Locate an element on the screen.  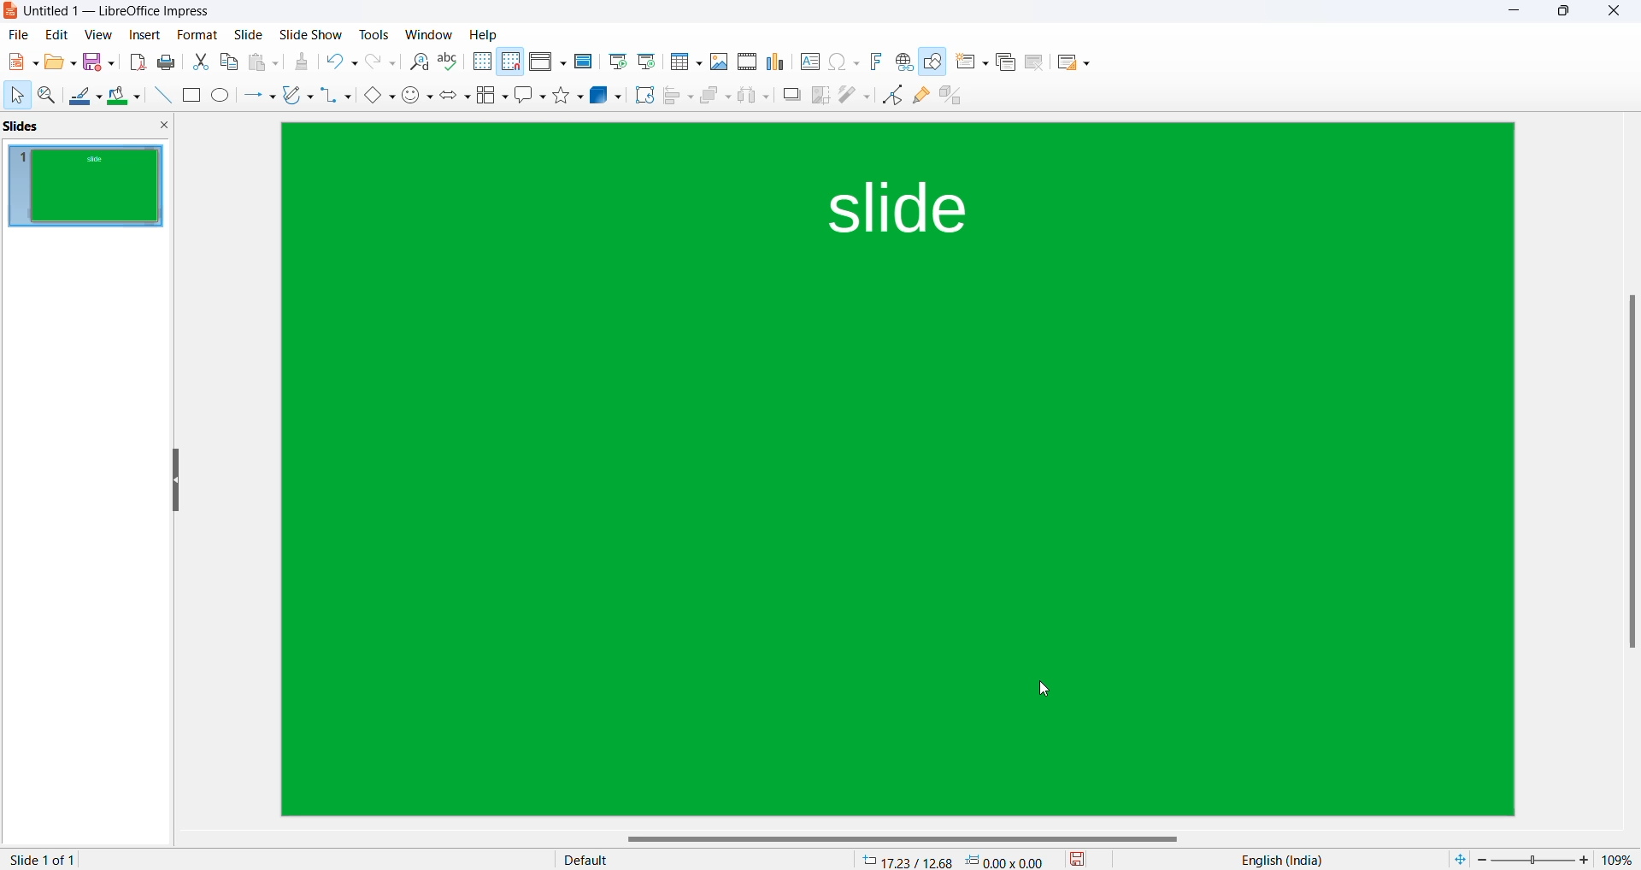
print is located at coordinates (170, 62).